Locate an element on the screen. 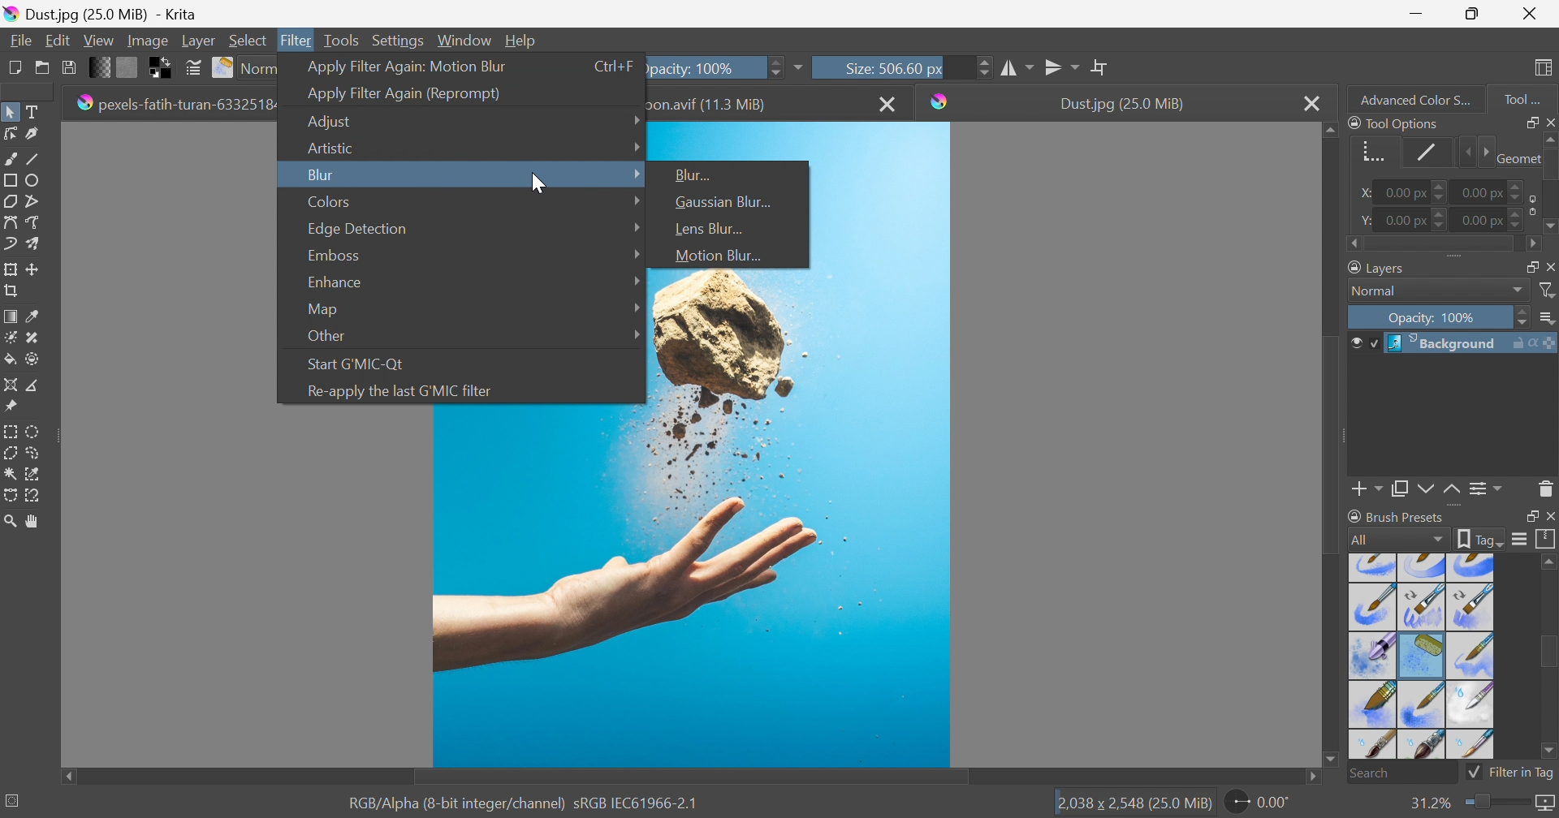 Image resolution: width=1559 pixels, height=818 pixels. Blur... is located at coordinates (696, 174).